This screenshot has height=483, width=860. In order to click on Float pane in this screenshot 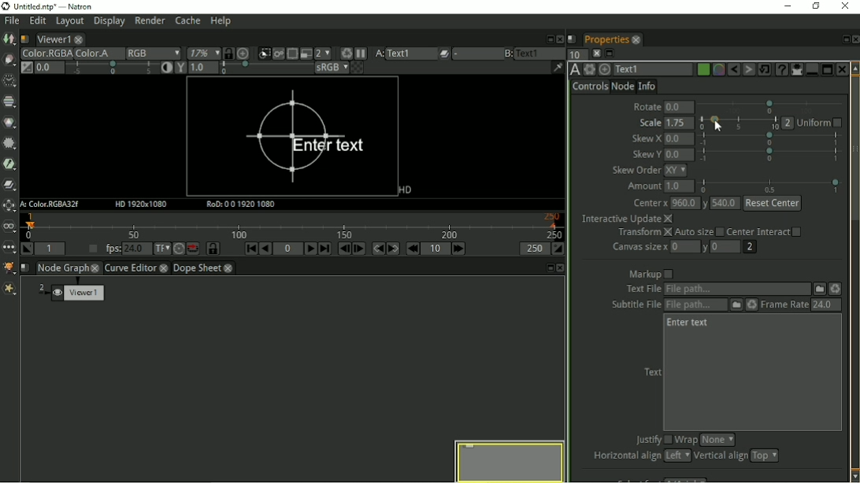, I will do `click(547, 39)`.